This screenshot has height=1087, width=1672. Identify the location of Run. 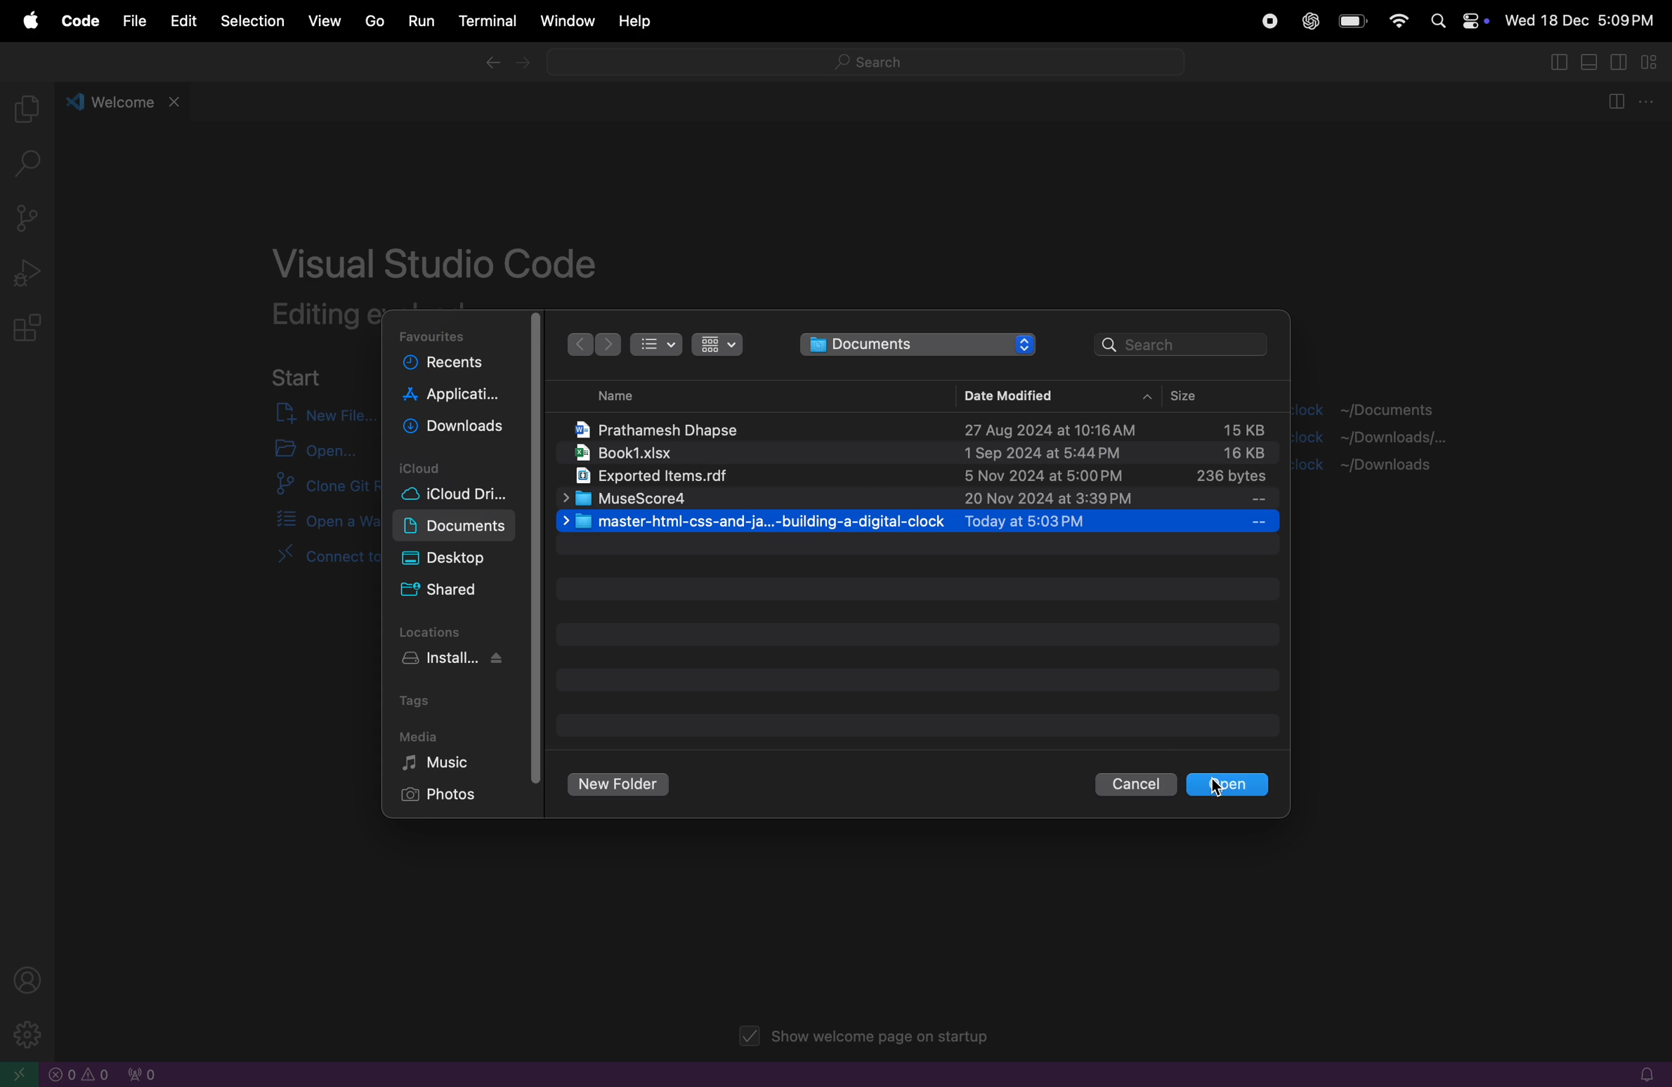
(419, 22).